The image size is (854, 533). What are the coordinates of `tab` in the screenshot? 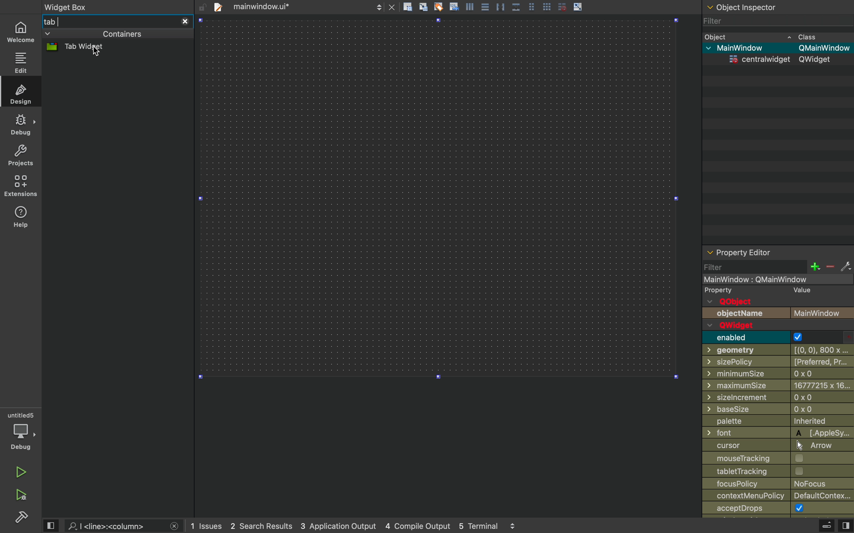 It's located at (286, 6).